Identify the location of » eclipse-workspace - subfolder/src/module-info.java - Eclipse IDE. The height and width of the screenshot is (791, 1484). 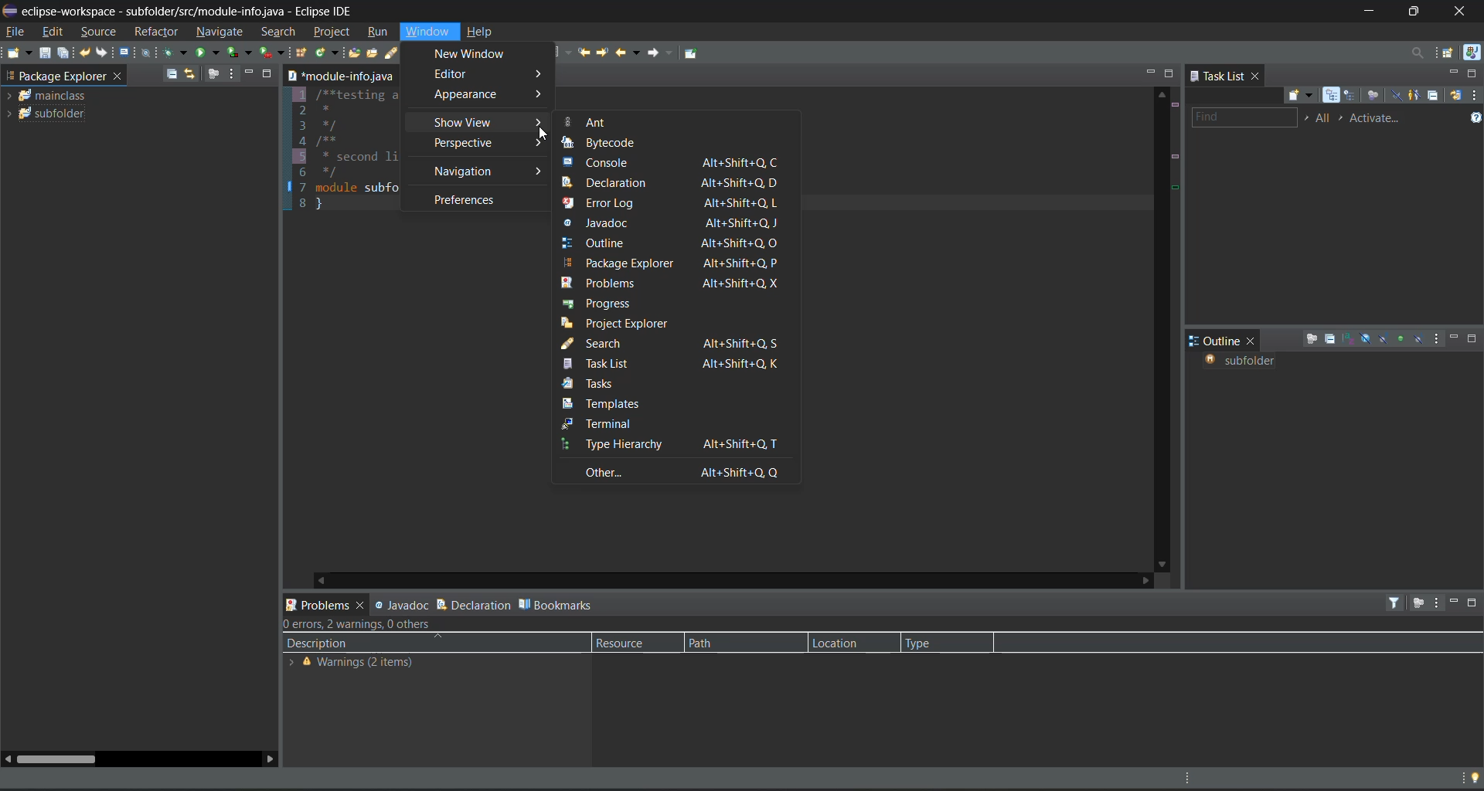
(197, 9).